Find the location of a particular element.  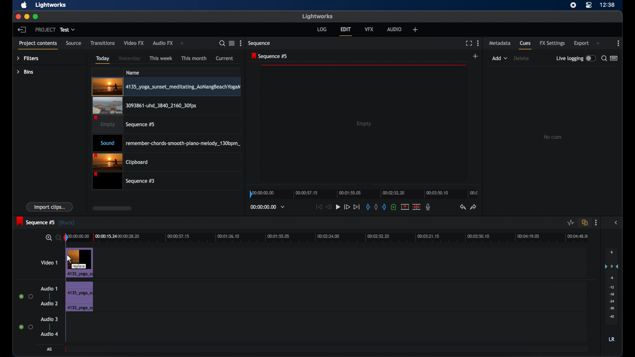

lightworks is located at coordinates (51, 5).